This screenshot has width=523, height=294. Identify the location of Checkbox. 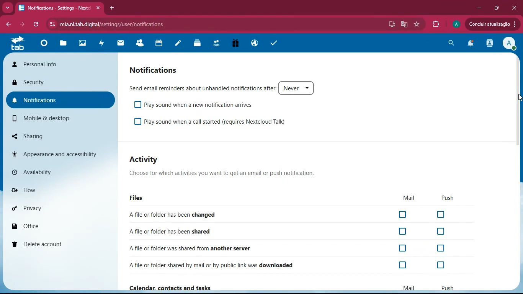
(440, 265).